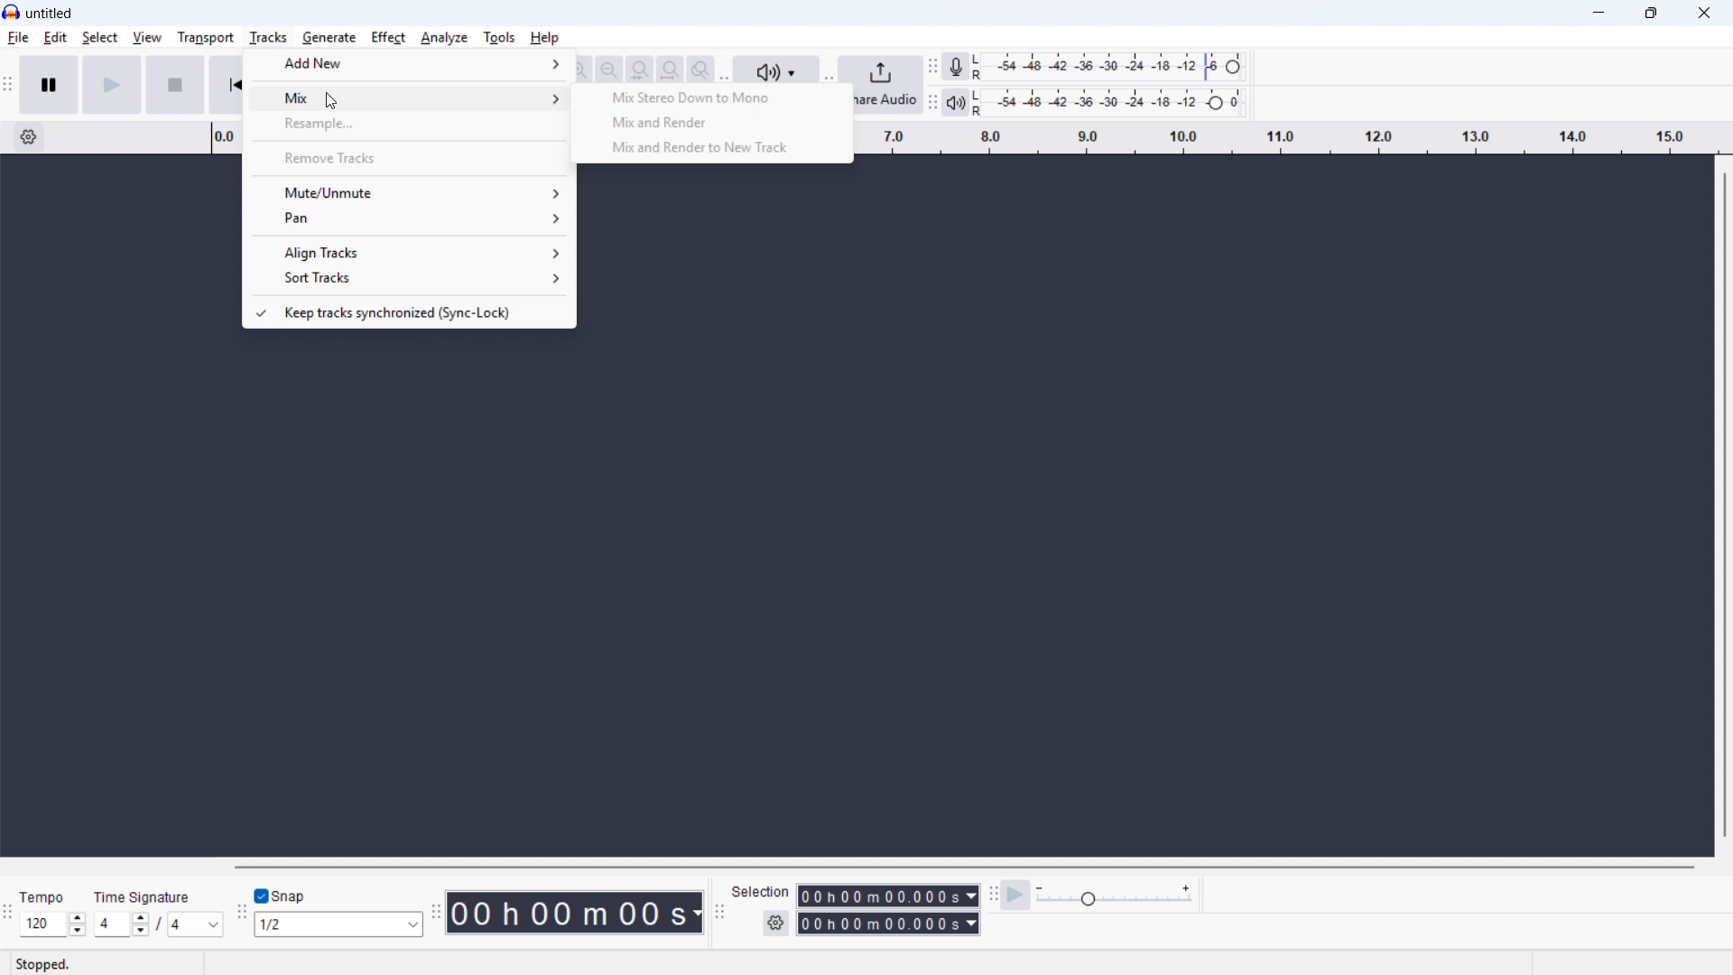 The image size is (1733, 975). What do you see at coordinates (115, 85) in the screenshot?
I see `Play ` at bounding box center [115, 85].